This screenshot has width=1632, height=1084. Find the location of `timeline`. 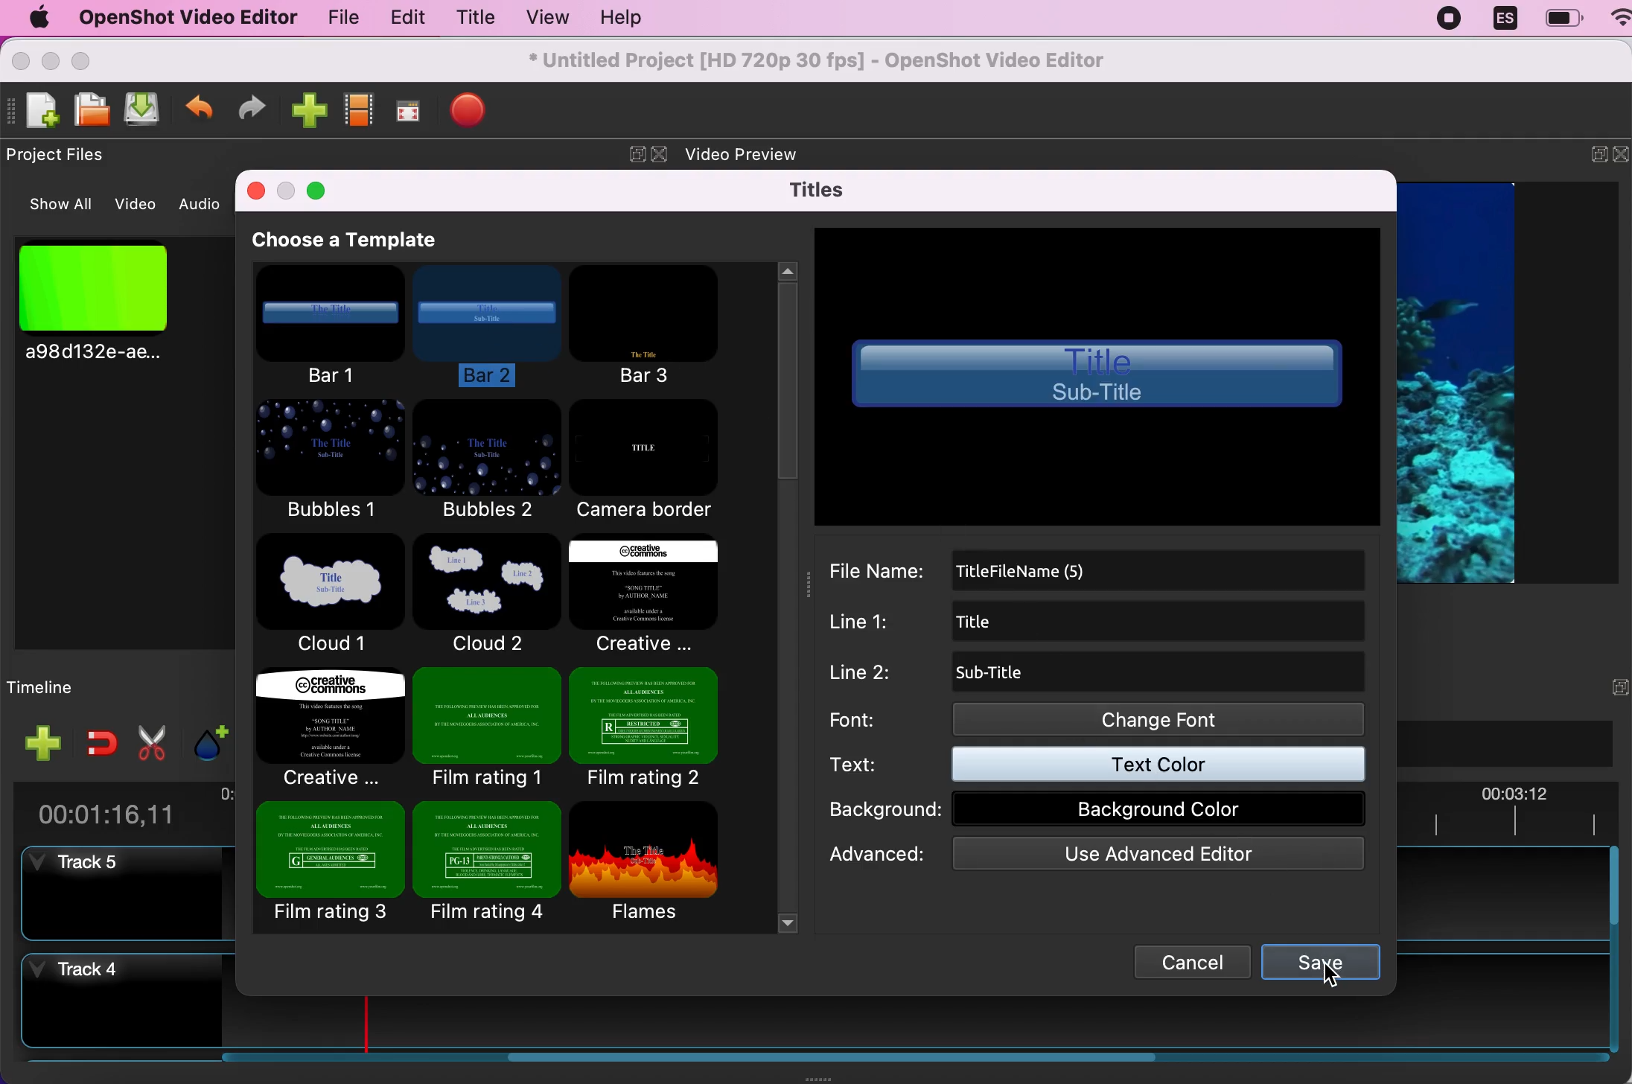

timeline is located at coordinates (80, 686).